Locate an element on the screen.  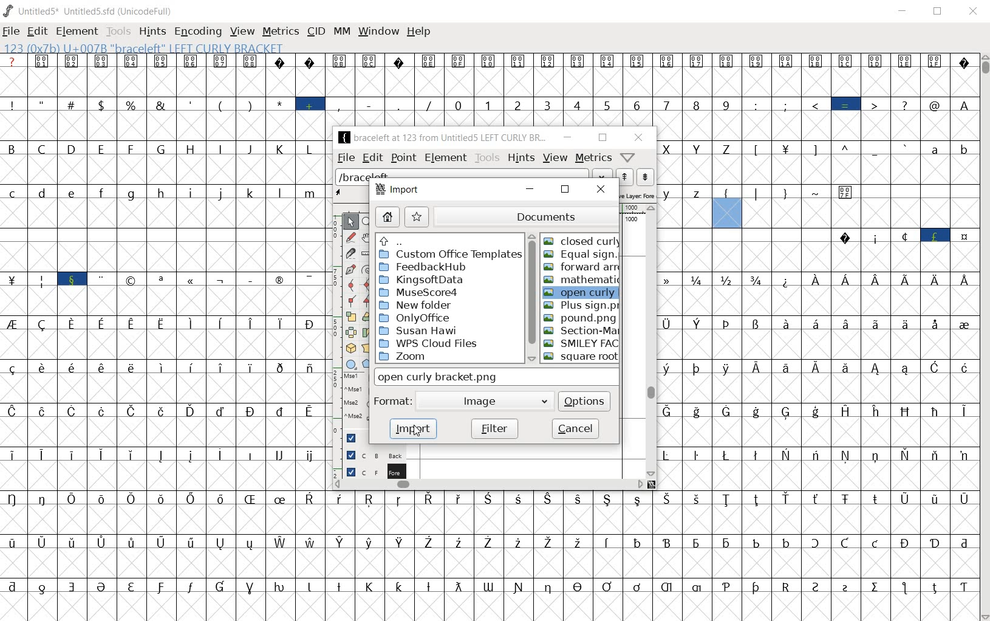
Pound.png is located at coordinates (582, 318).